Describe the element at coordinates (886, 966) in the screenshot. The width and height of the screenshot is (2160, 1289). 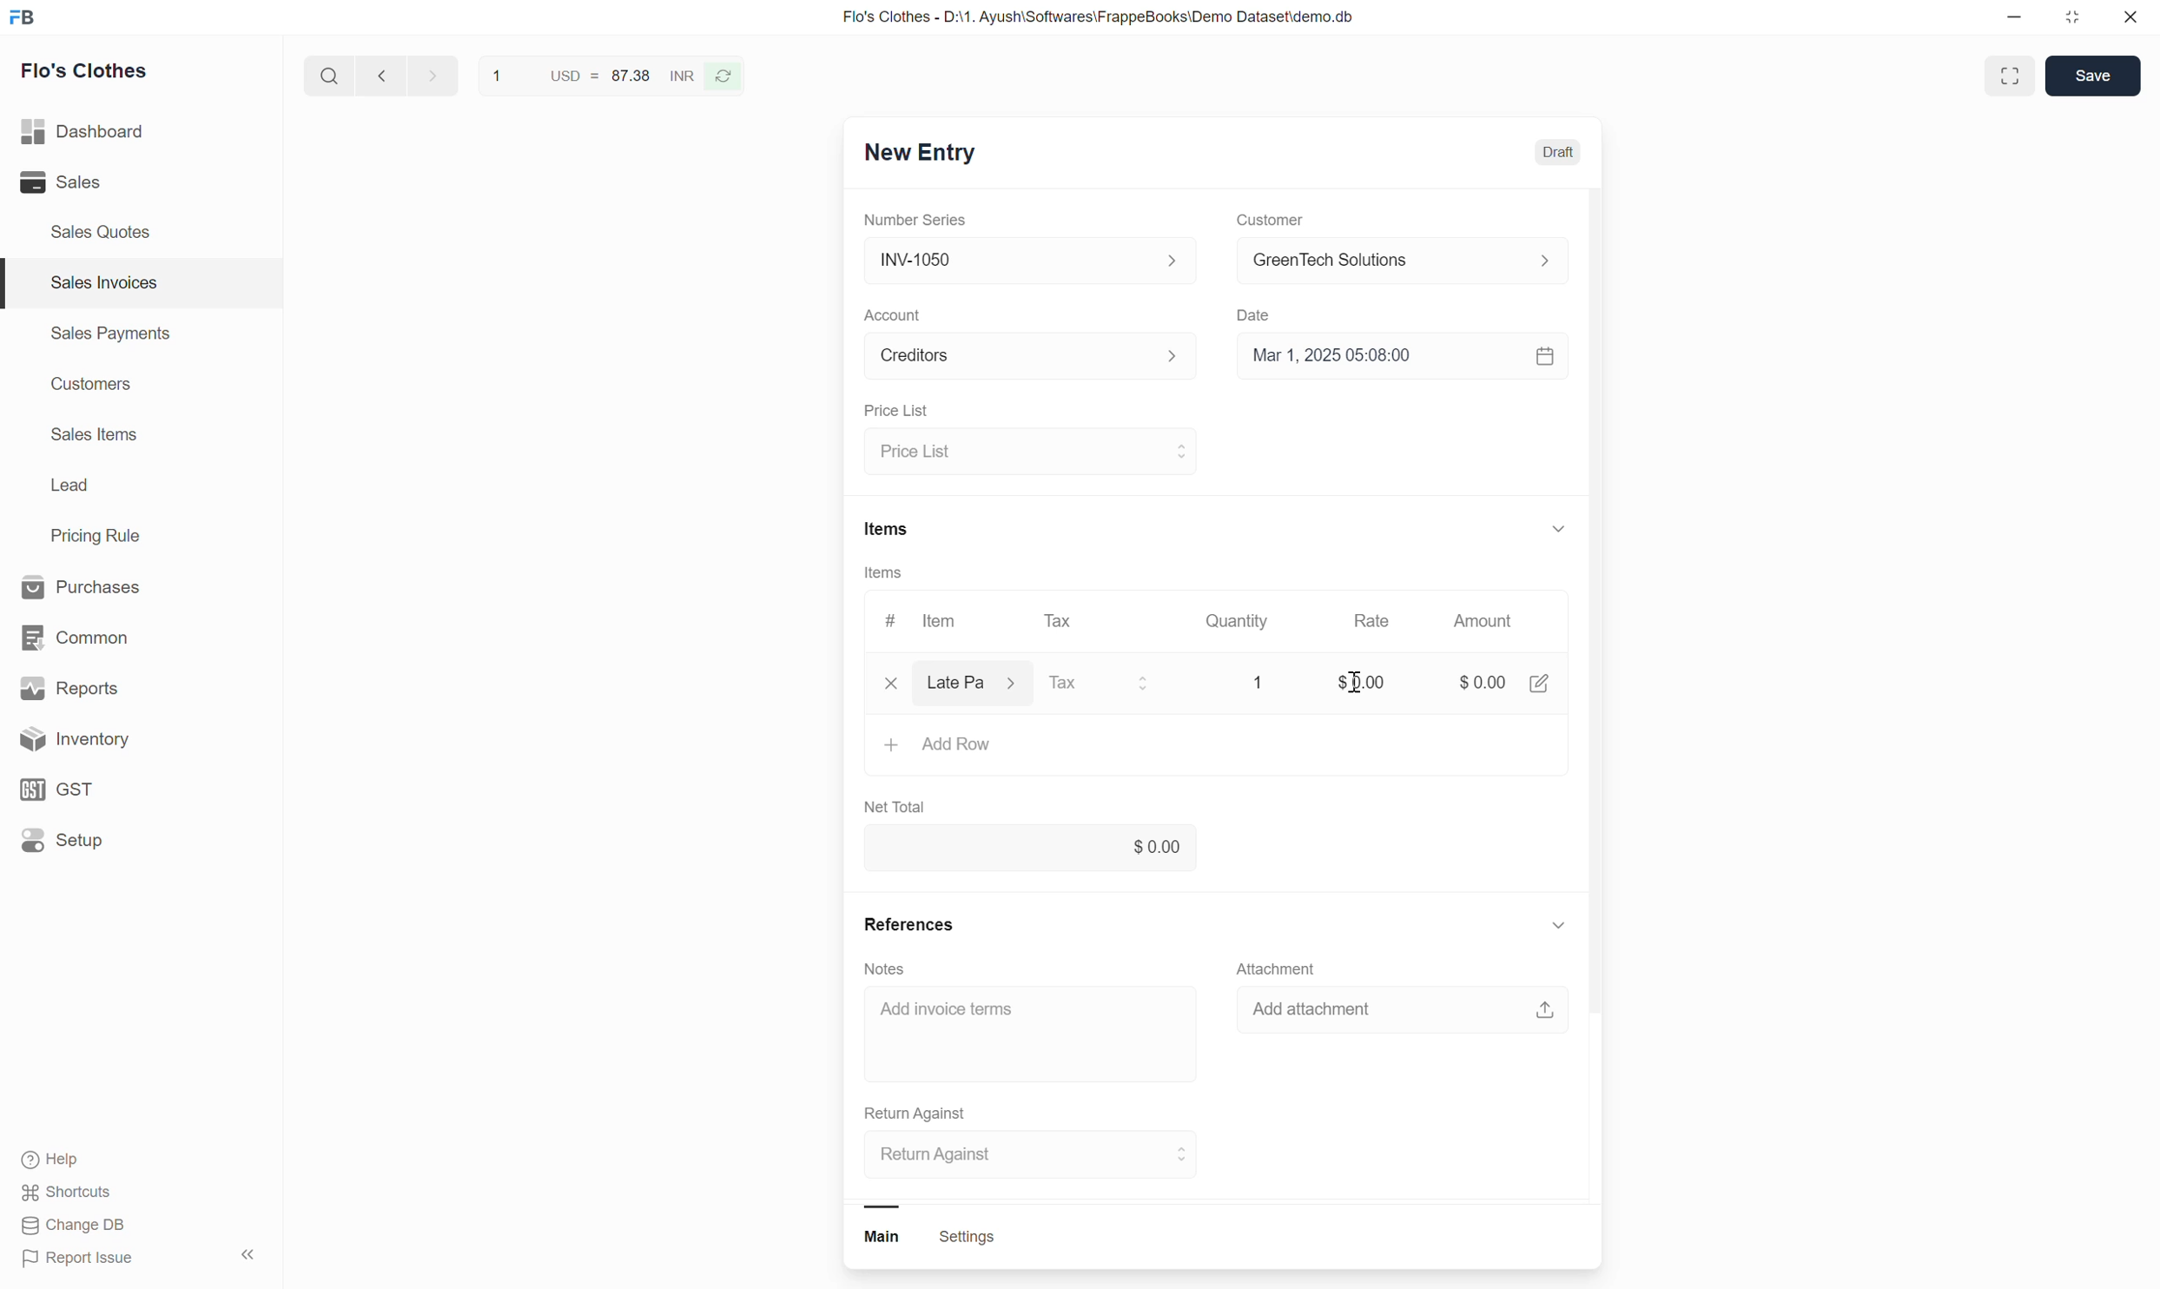
I see `Notes` at that location.